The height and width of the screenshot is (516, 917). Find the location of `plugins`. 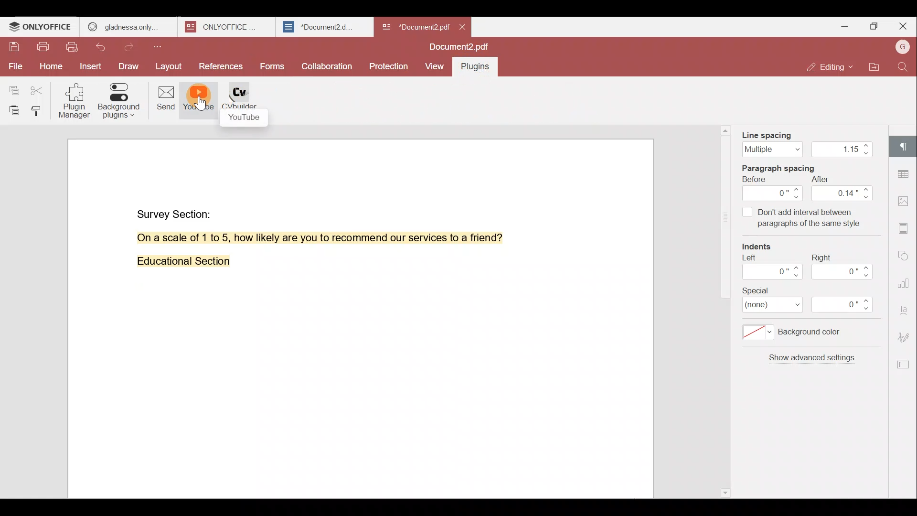

plugins is located at coordinates (480, 68).